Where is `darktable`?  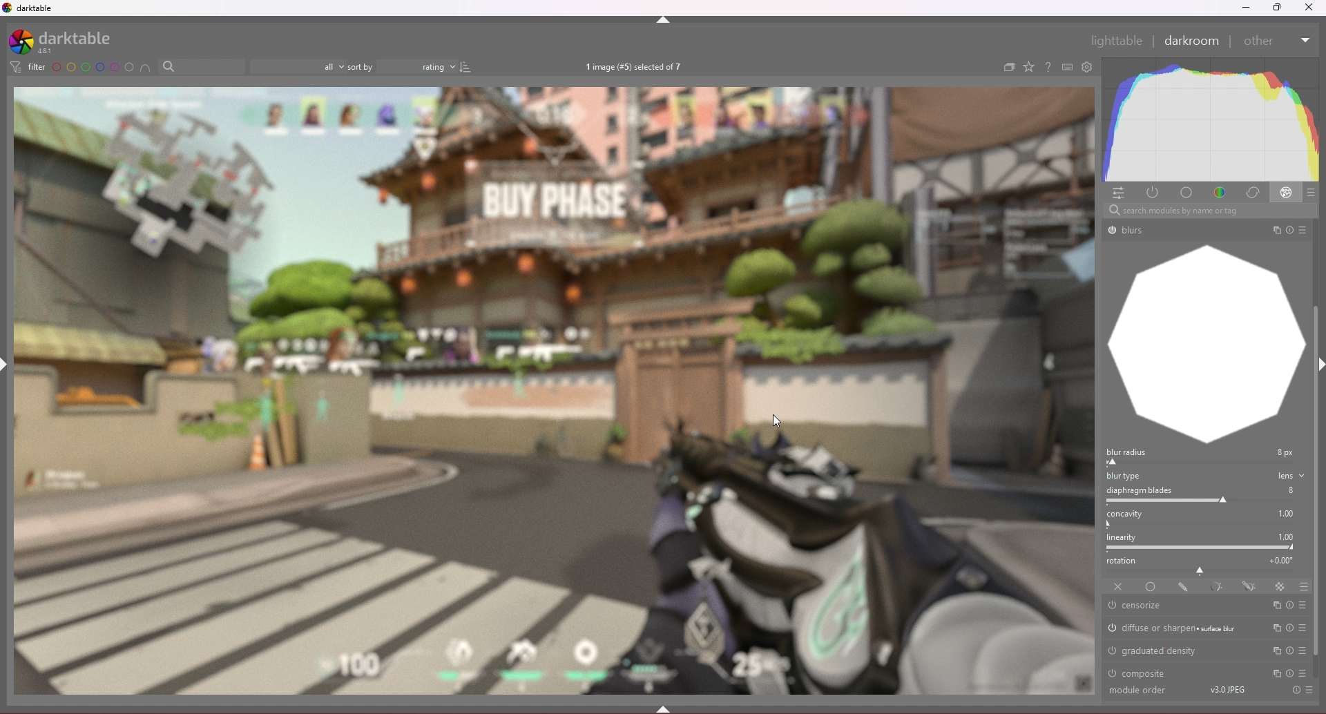
darktable is located at coordinates (68, 41).